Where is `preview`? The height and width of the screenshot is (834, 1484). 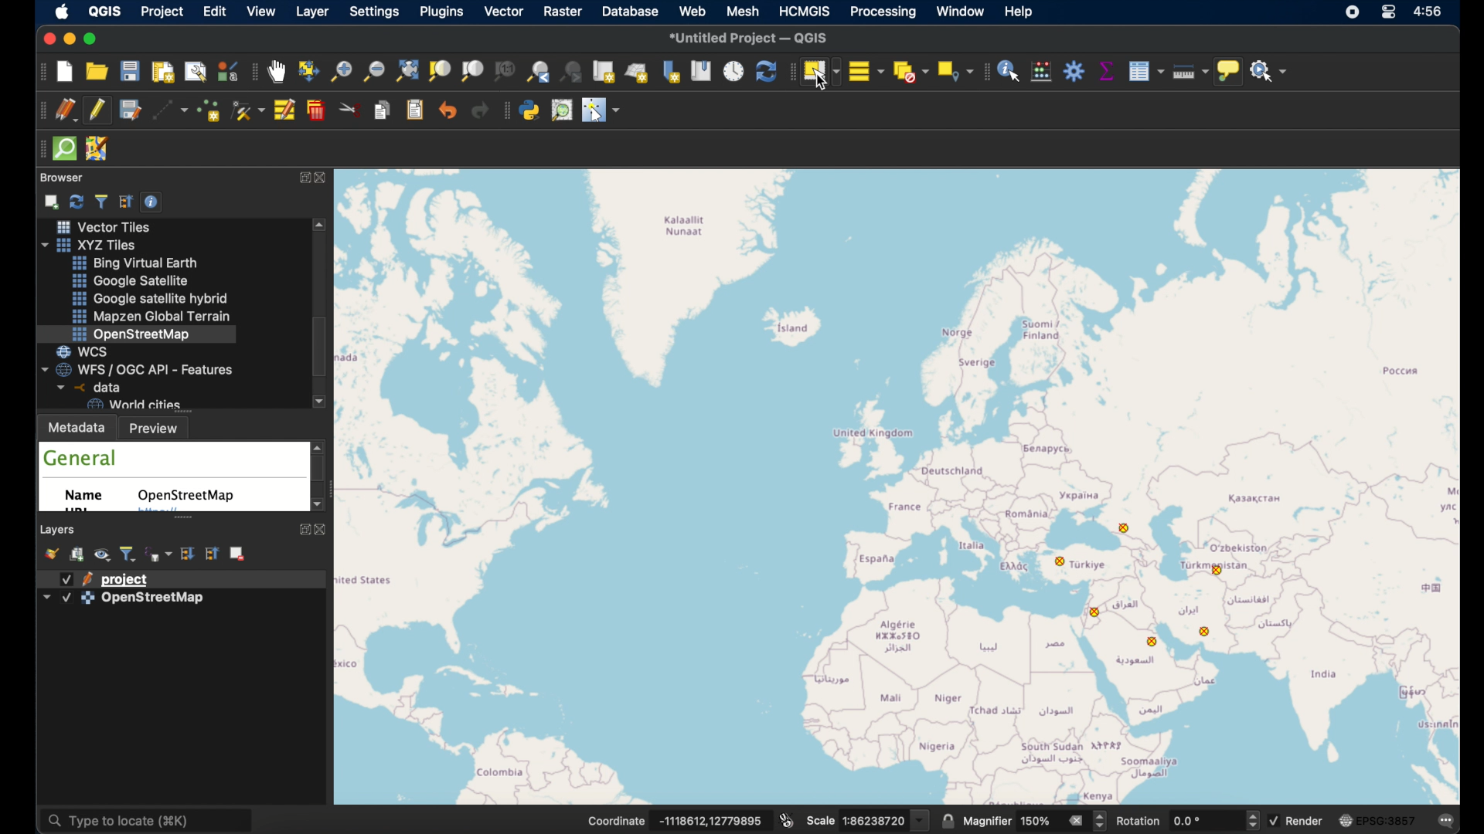
preview is located at coordinates (158, 428).